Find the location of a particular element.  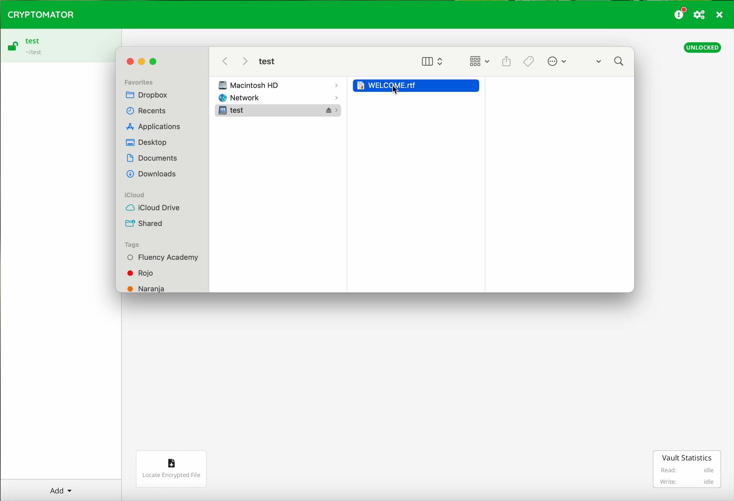

Downloads is located at coordinates (152, 174).